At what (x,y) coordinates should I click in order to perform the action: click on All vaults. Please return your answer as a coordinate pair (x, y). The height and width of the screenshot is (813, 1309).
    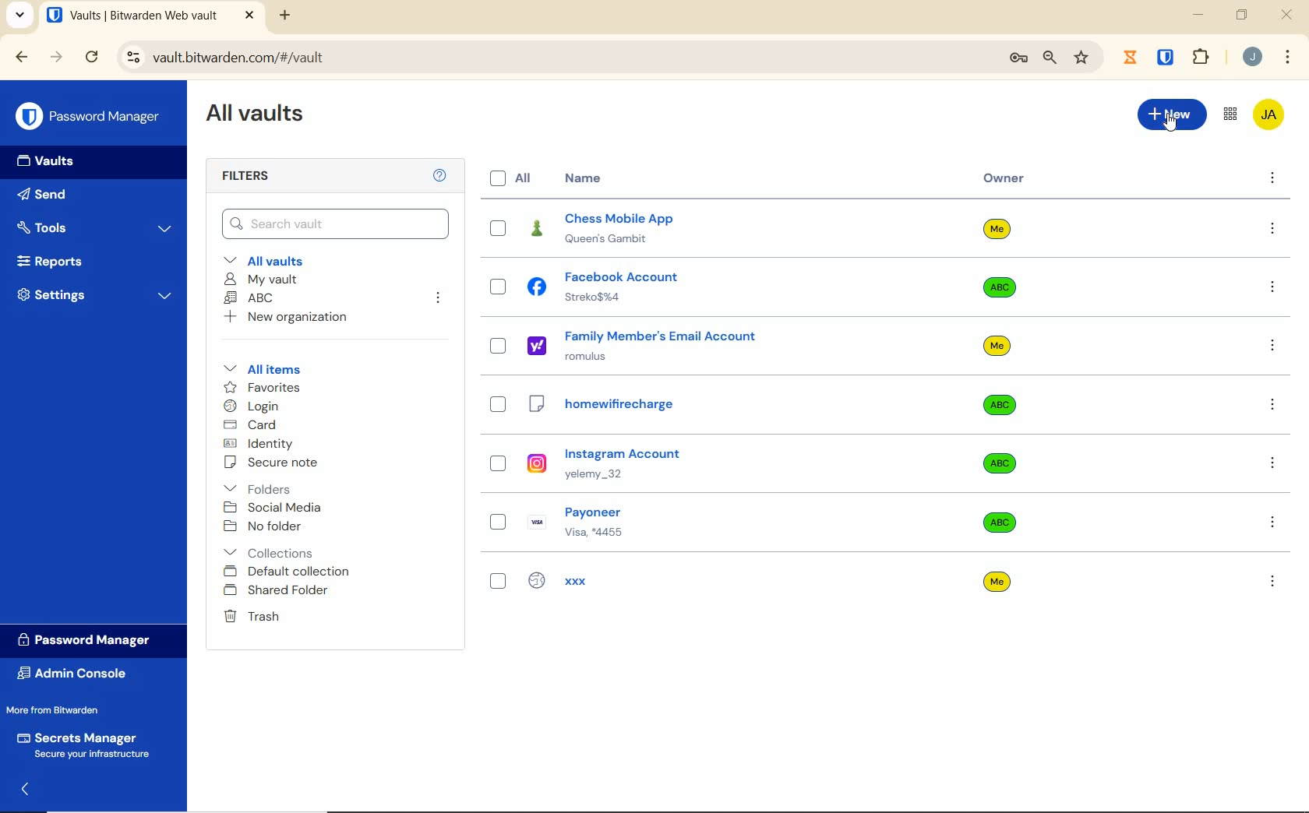
    Looking at the image, I should click on (278, 262).